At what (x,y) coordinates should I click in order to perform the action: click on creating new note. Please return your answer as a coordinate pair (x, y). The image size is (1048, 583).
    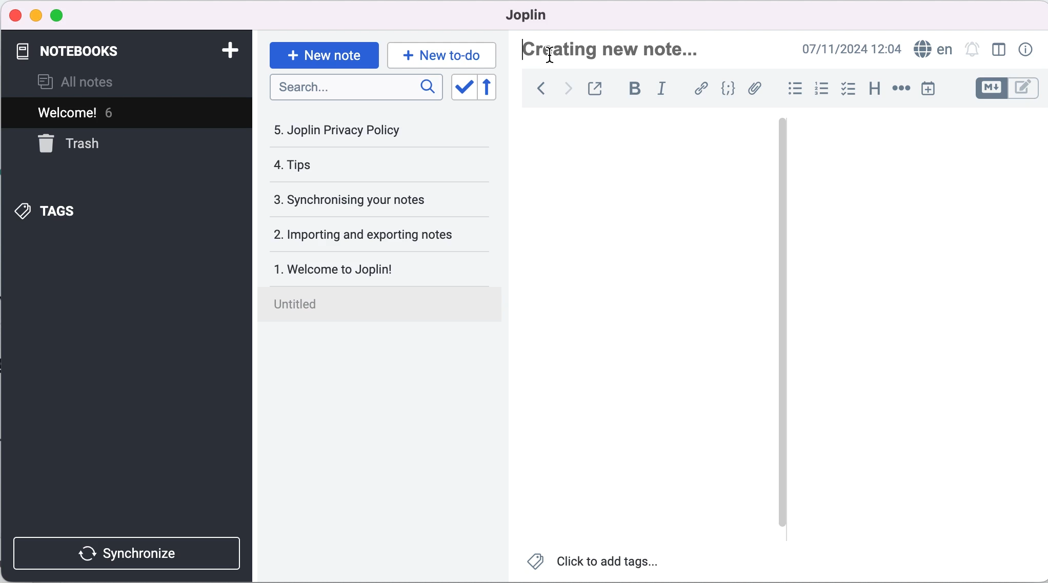
    Looking at the image, I should click on (625, 48).